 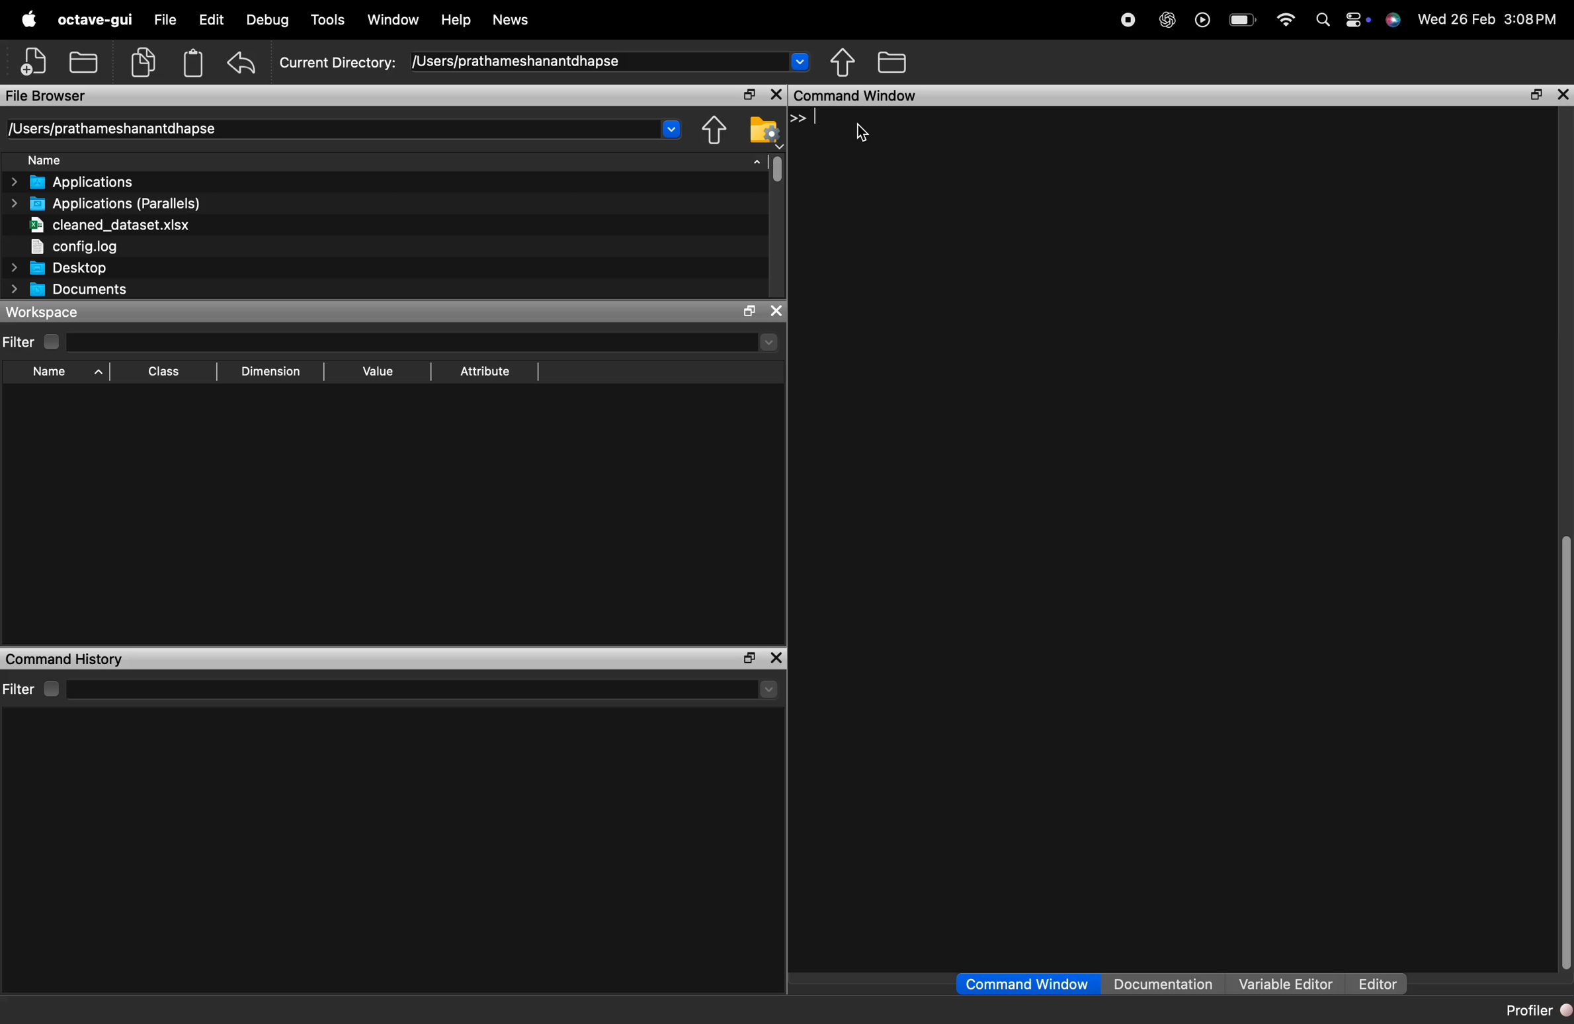 What do you see at coordinates (73, 181) in the screenshot?
I see `Applications` at bounding box center [73, 181].